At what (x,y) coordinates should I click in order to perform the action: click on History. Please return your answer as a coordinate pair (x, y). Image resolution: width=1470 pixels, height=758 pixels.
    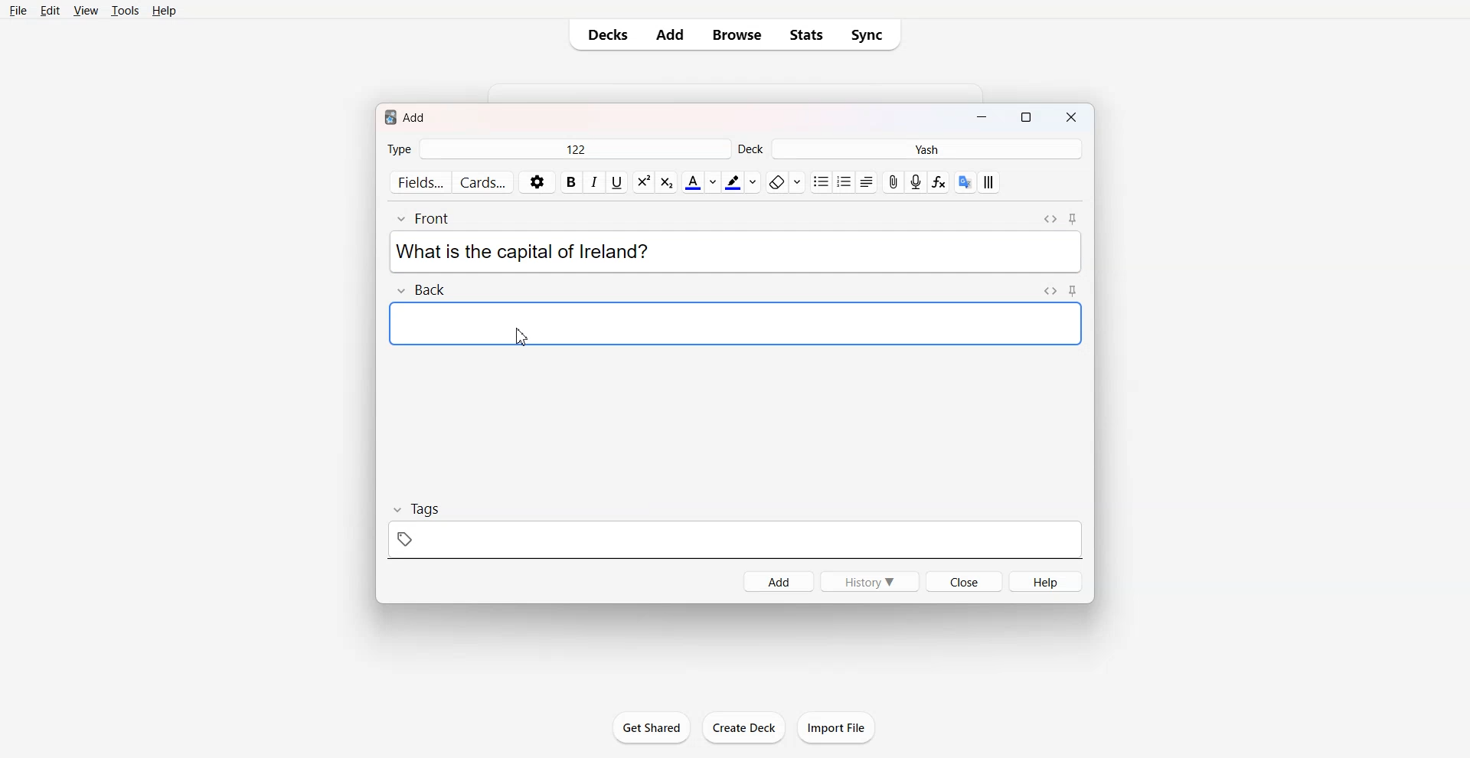
    Looking at the image, I should click on (868, 580).